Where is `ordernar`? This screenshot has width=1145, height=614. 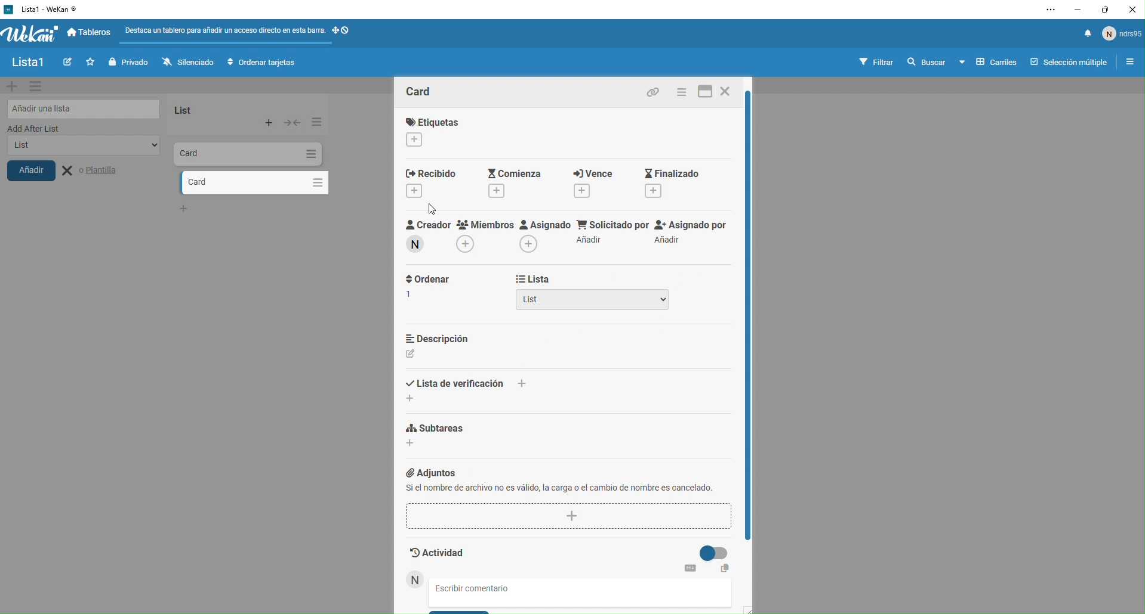
ordernar is located at coordinates (428, 295).